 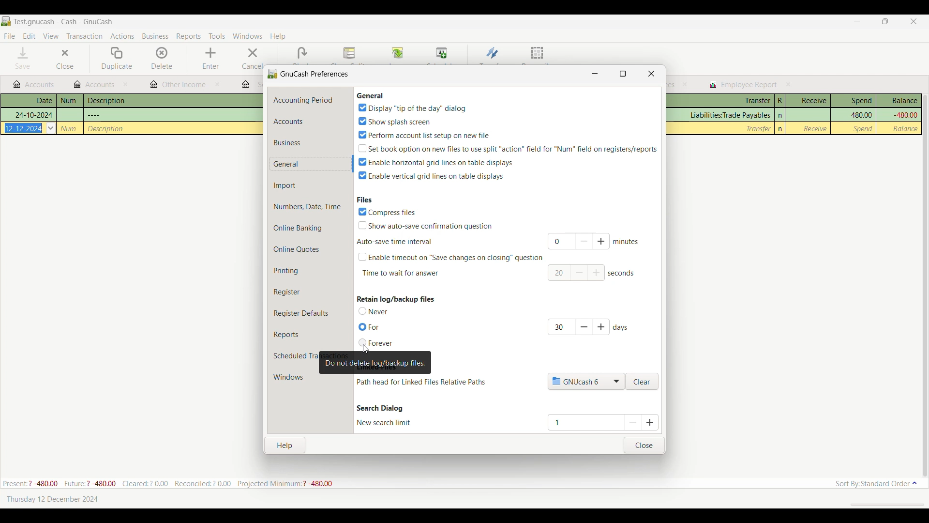 I want to click on Scheduled transactions, so click(x=295, y=356).